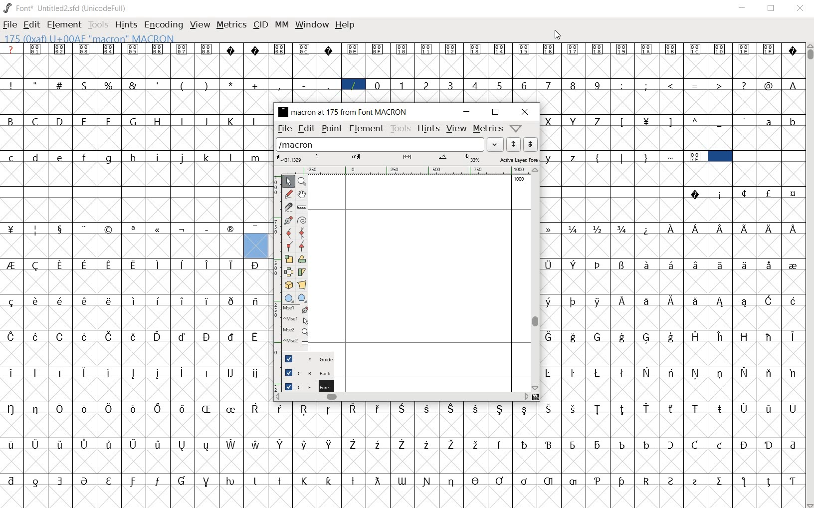  I want to click on Symbol, so click(305, 48).